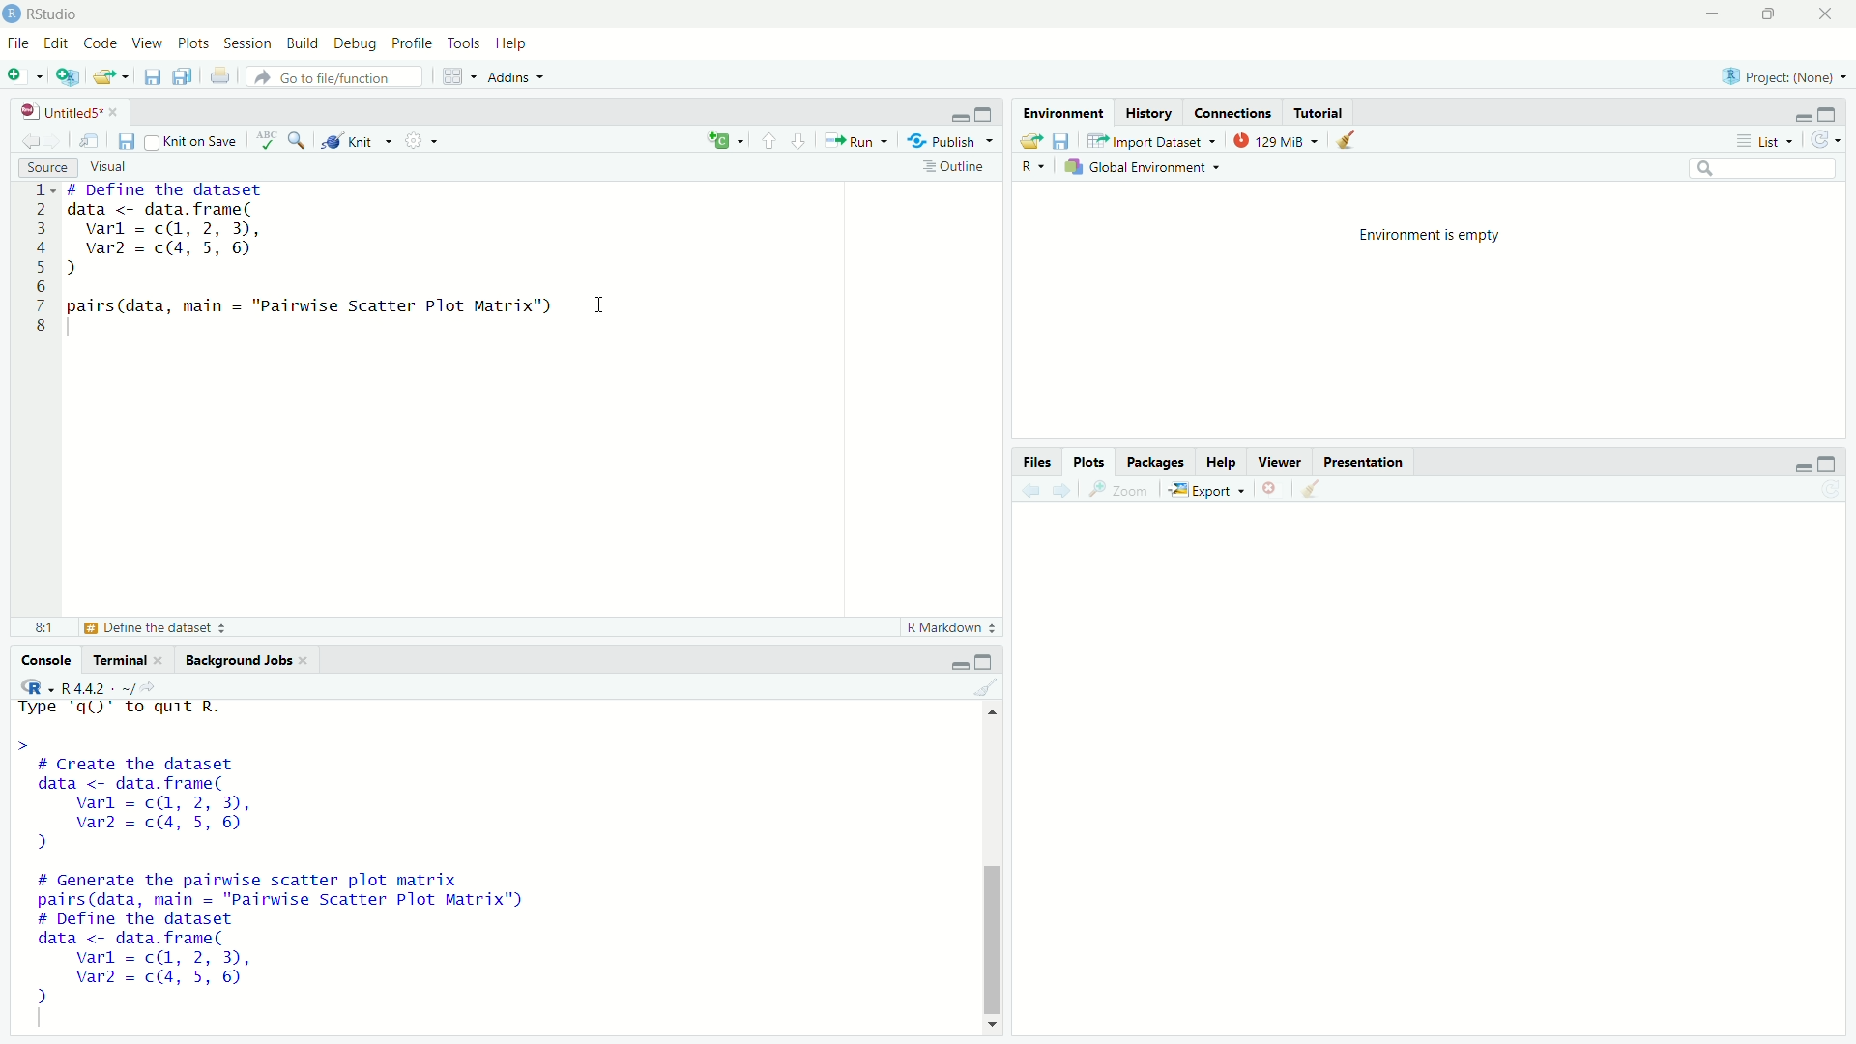 The image size is (1856, 1044). Describe the element at coordinates (1763, 169) in the screenshot. I see `Search bar` at that location.